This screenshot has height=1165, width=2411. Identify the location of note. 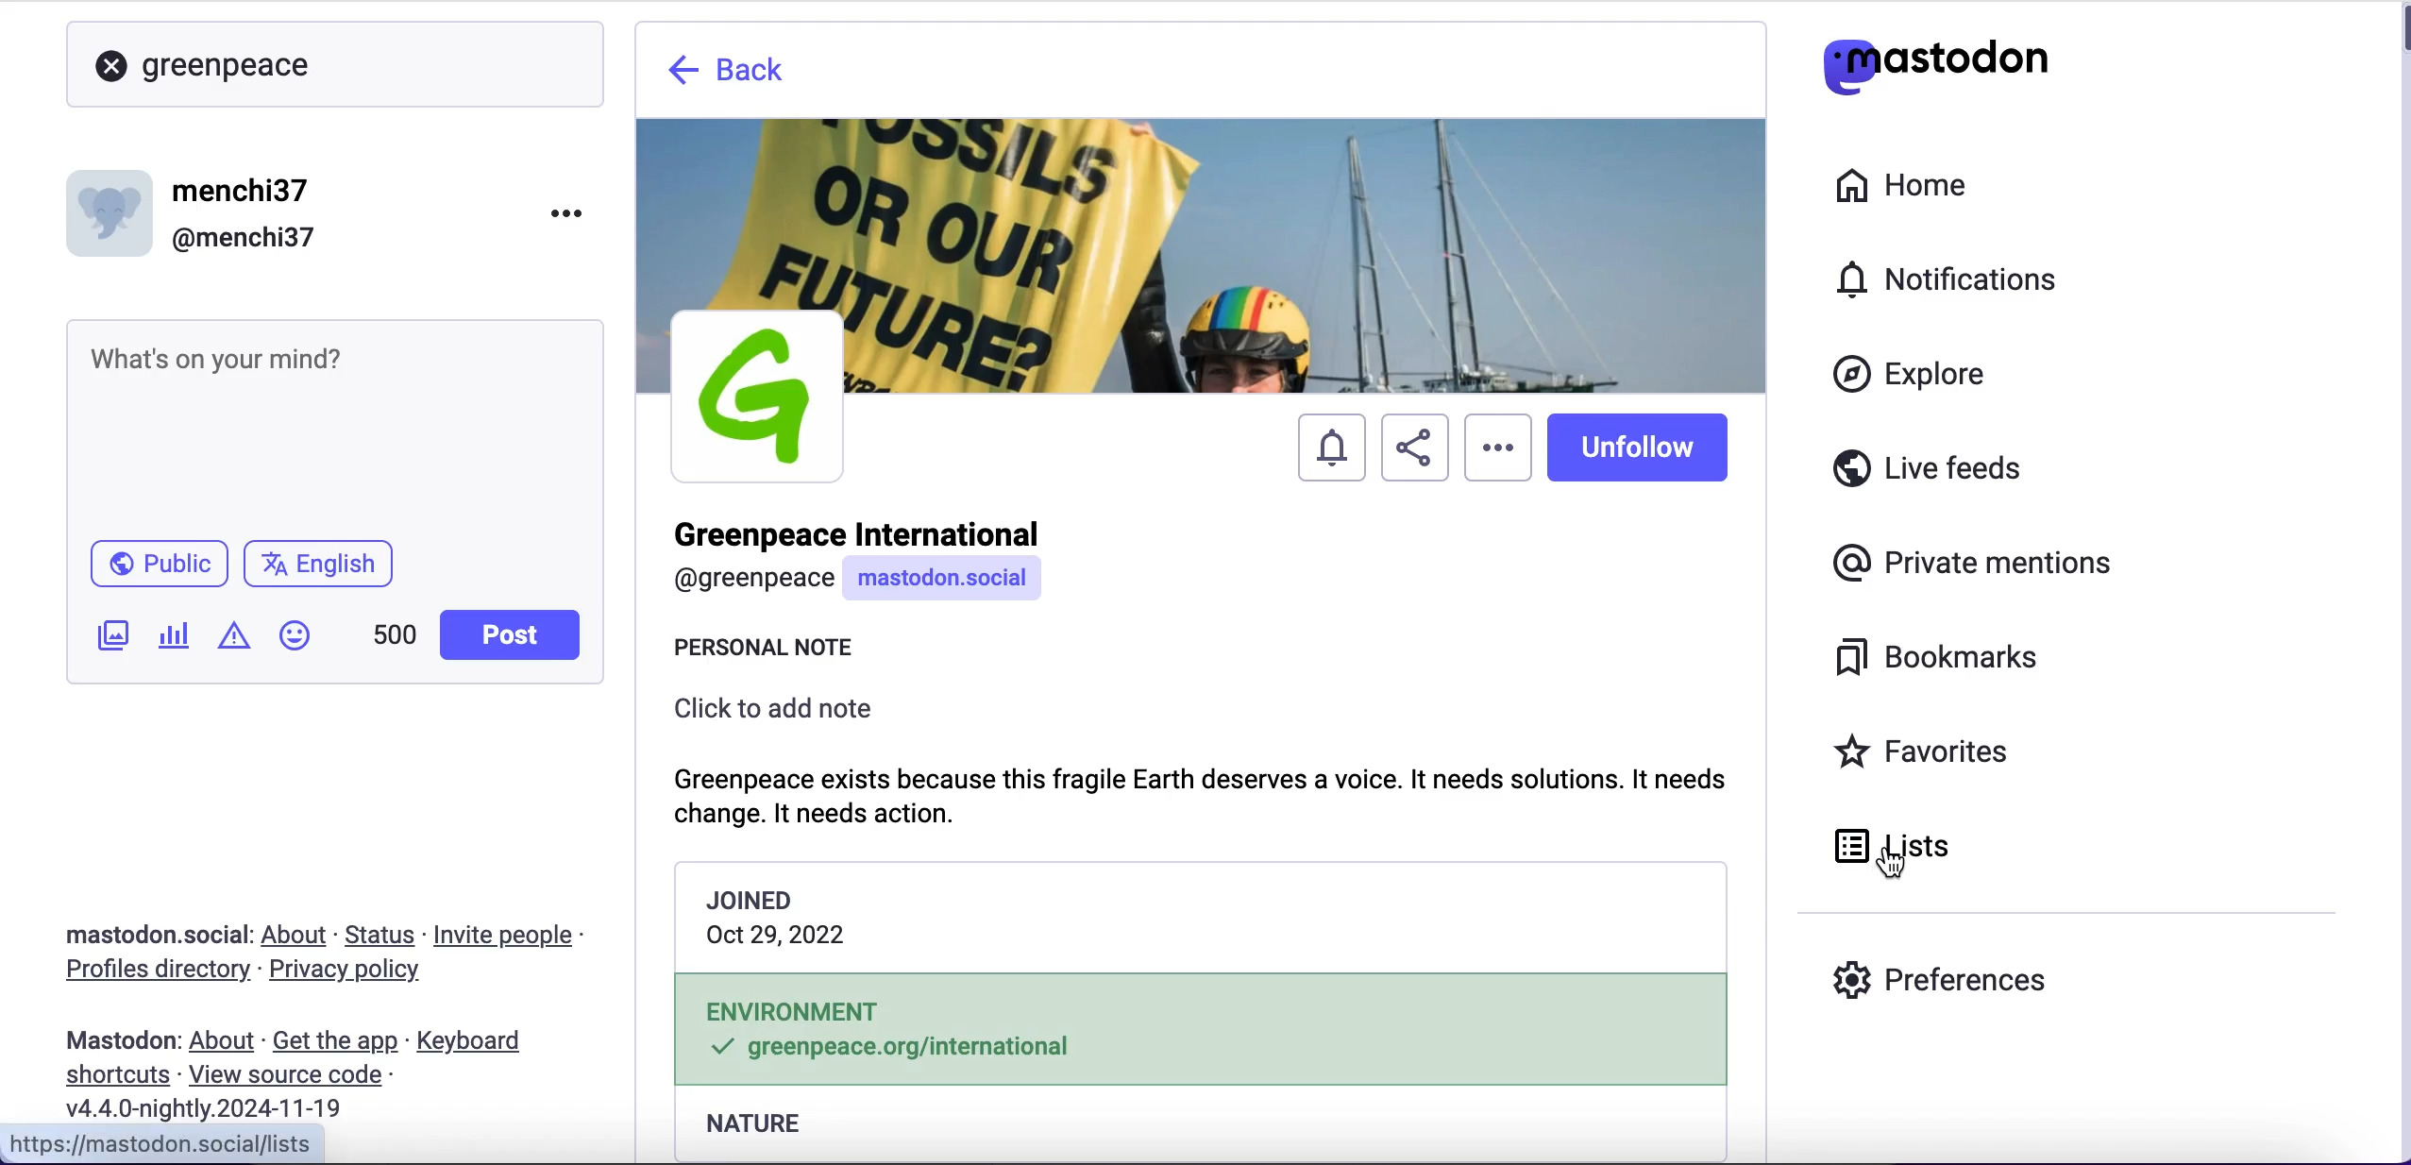
(1201, 794).